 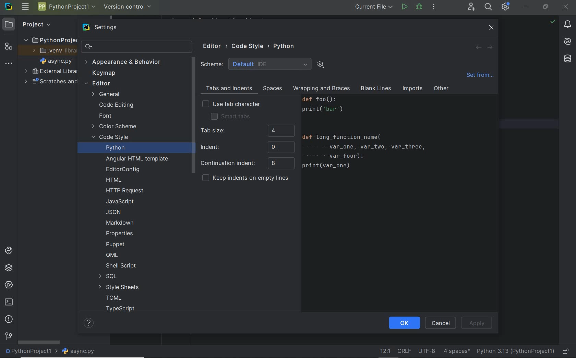 What do you see at coordinates (321, 65) in the screenshot?
I see `SHOW SCHEME ACTIONS` at bounding box center [321, 65].